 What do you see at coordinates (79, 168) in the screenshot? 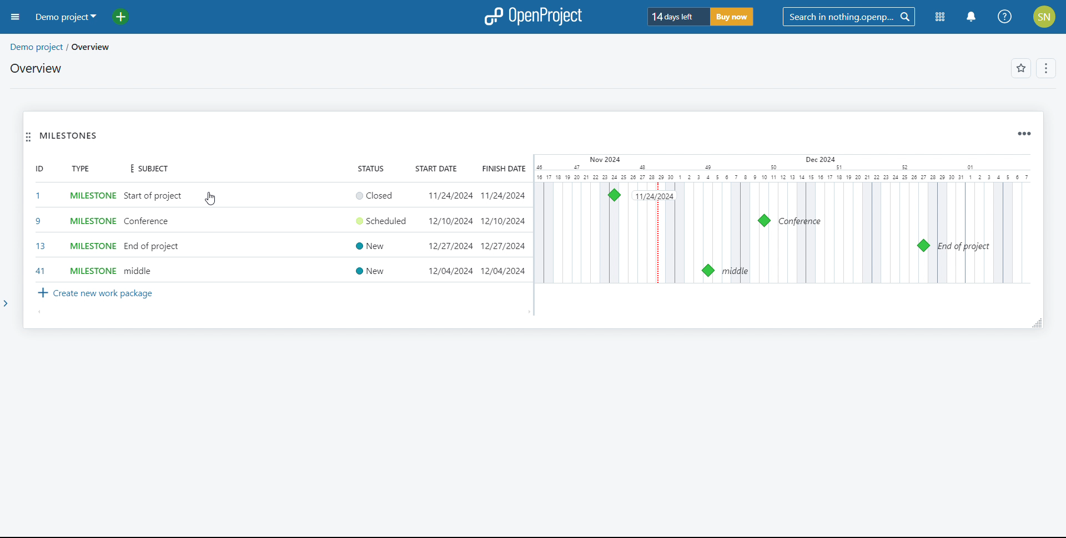
I see `type` at bounding box center [79, 168].